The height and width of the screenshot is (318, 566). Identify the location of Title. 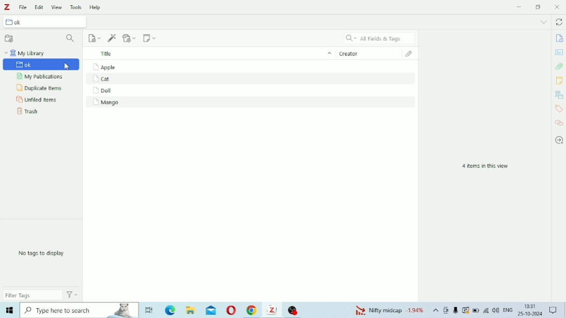
(209, 53).